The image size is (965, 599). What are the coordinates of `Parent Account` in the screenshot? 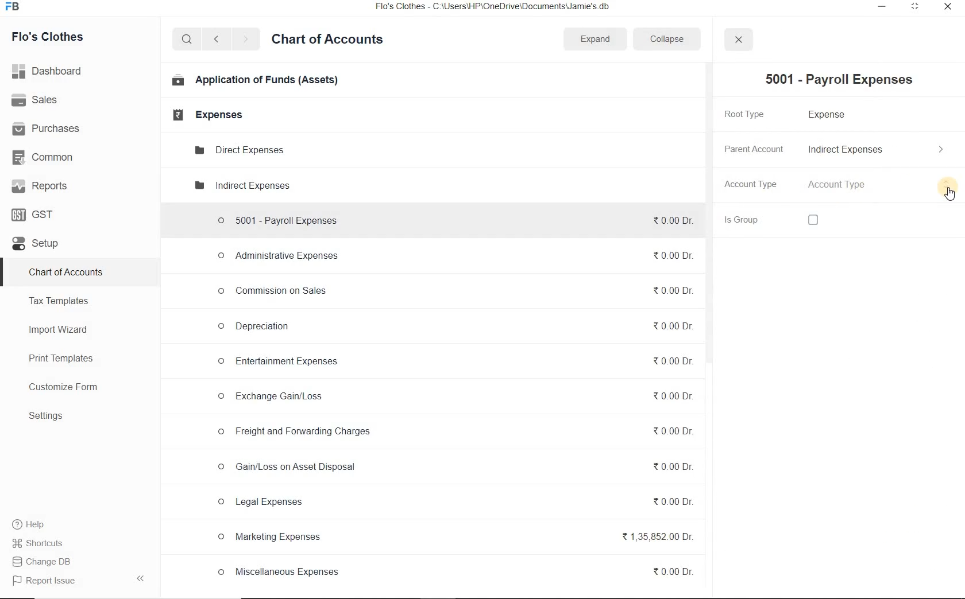 It's located at (753, 149).